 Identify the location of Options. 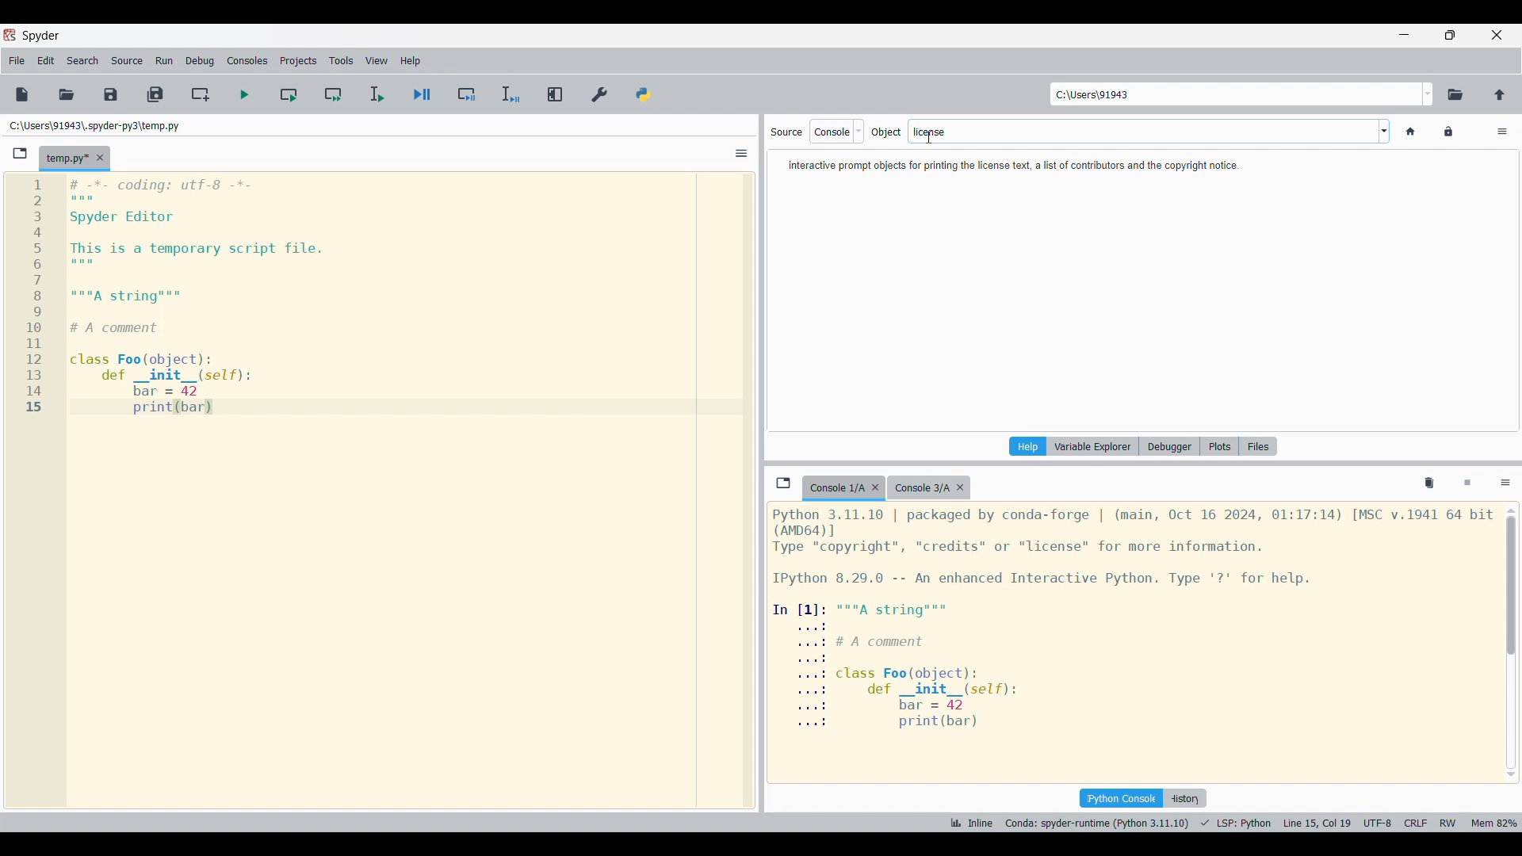
(1506, 483).